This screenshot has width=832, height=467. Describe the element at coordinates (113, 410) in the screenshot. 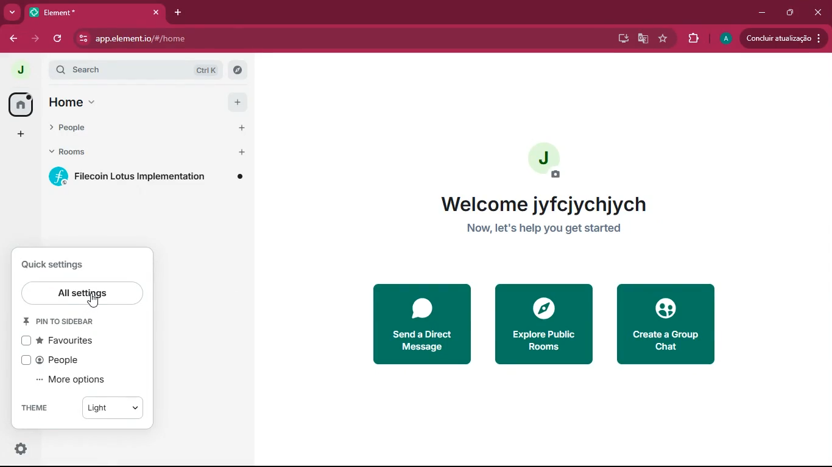

I see `Light` at that location.